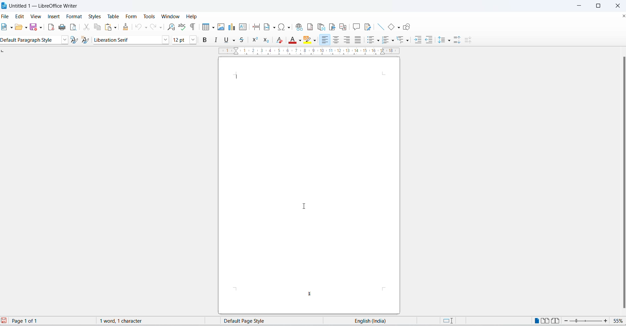 This screenshot has height=326, width=626. What do you see at coordinates (357, 40) in the screenshot?
I see `justified` at bounding box center [357, 40].